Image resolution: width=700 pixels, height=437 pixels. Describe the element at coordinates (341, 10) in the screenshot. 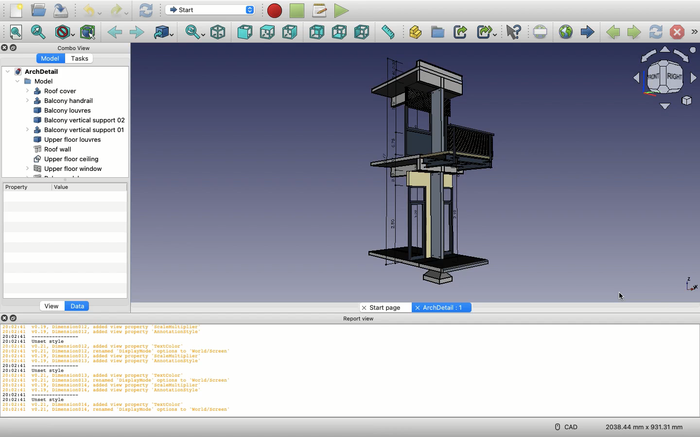

I see `Execute macro` at that location.